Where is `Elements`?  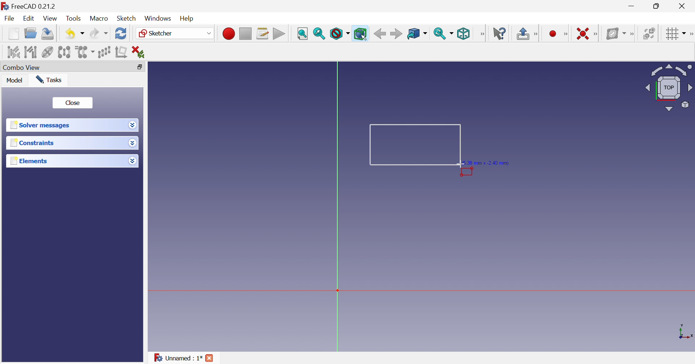 Elements is located at coordinates (30, 161).